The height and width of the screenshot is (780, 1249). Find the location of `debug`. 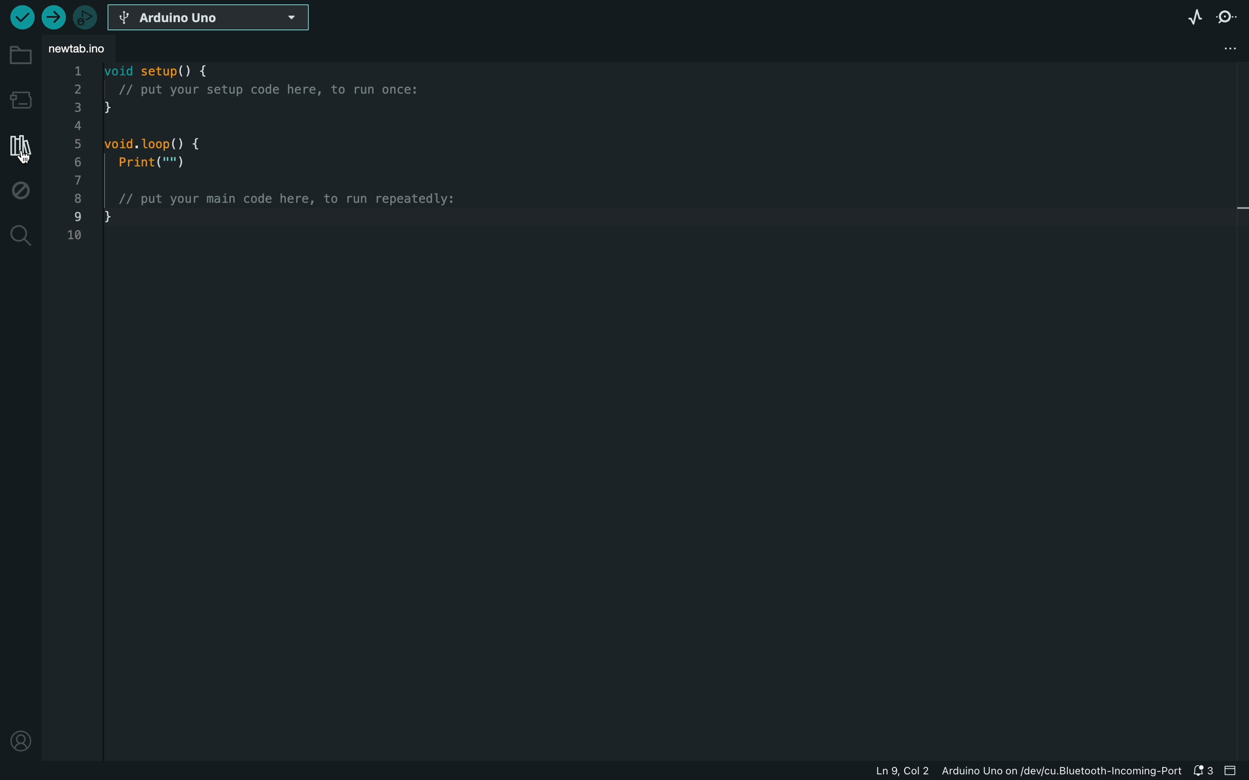

debug is located at coordinates (21, 192).